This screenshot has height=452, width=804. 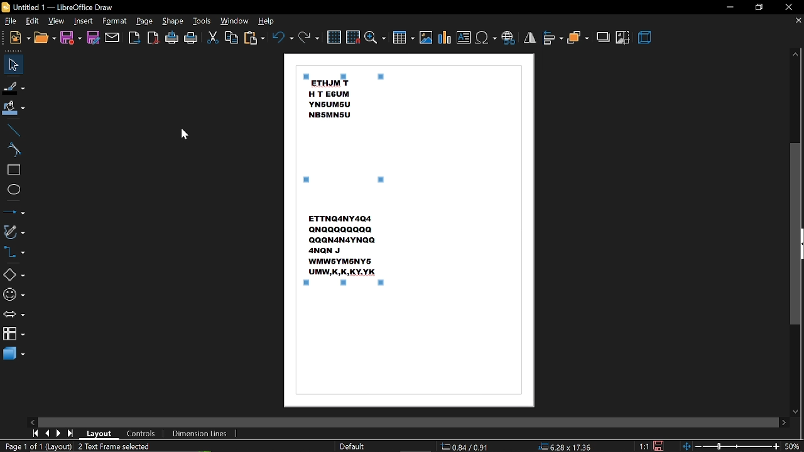 What do you see at coordinates (15, 232) in the screenshot?
I see `curves and polygons` at bounding box center [15, 232].